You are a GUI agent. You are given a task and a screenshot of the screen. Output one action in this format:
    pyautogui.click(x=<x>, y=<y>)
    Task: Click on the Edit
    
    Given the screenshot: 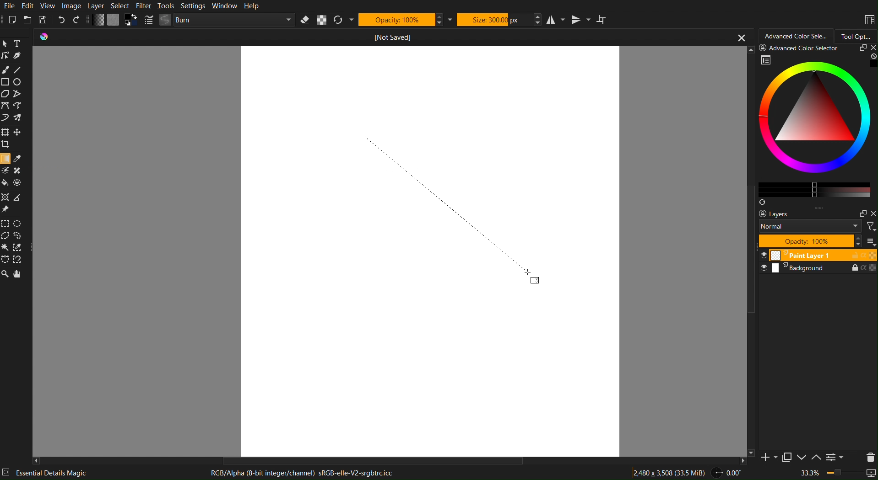 What is the action you would take?
    pyautogui.click(x=28, y=6)
    